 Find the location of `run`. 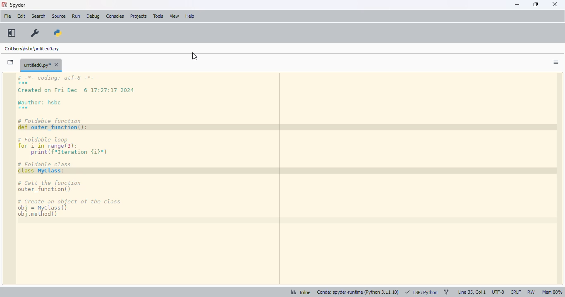

run is located at coordinates (76, 16).